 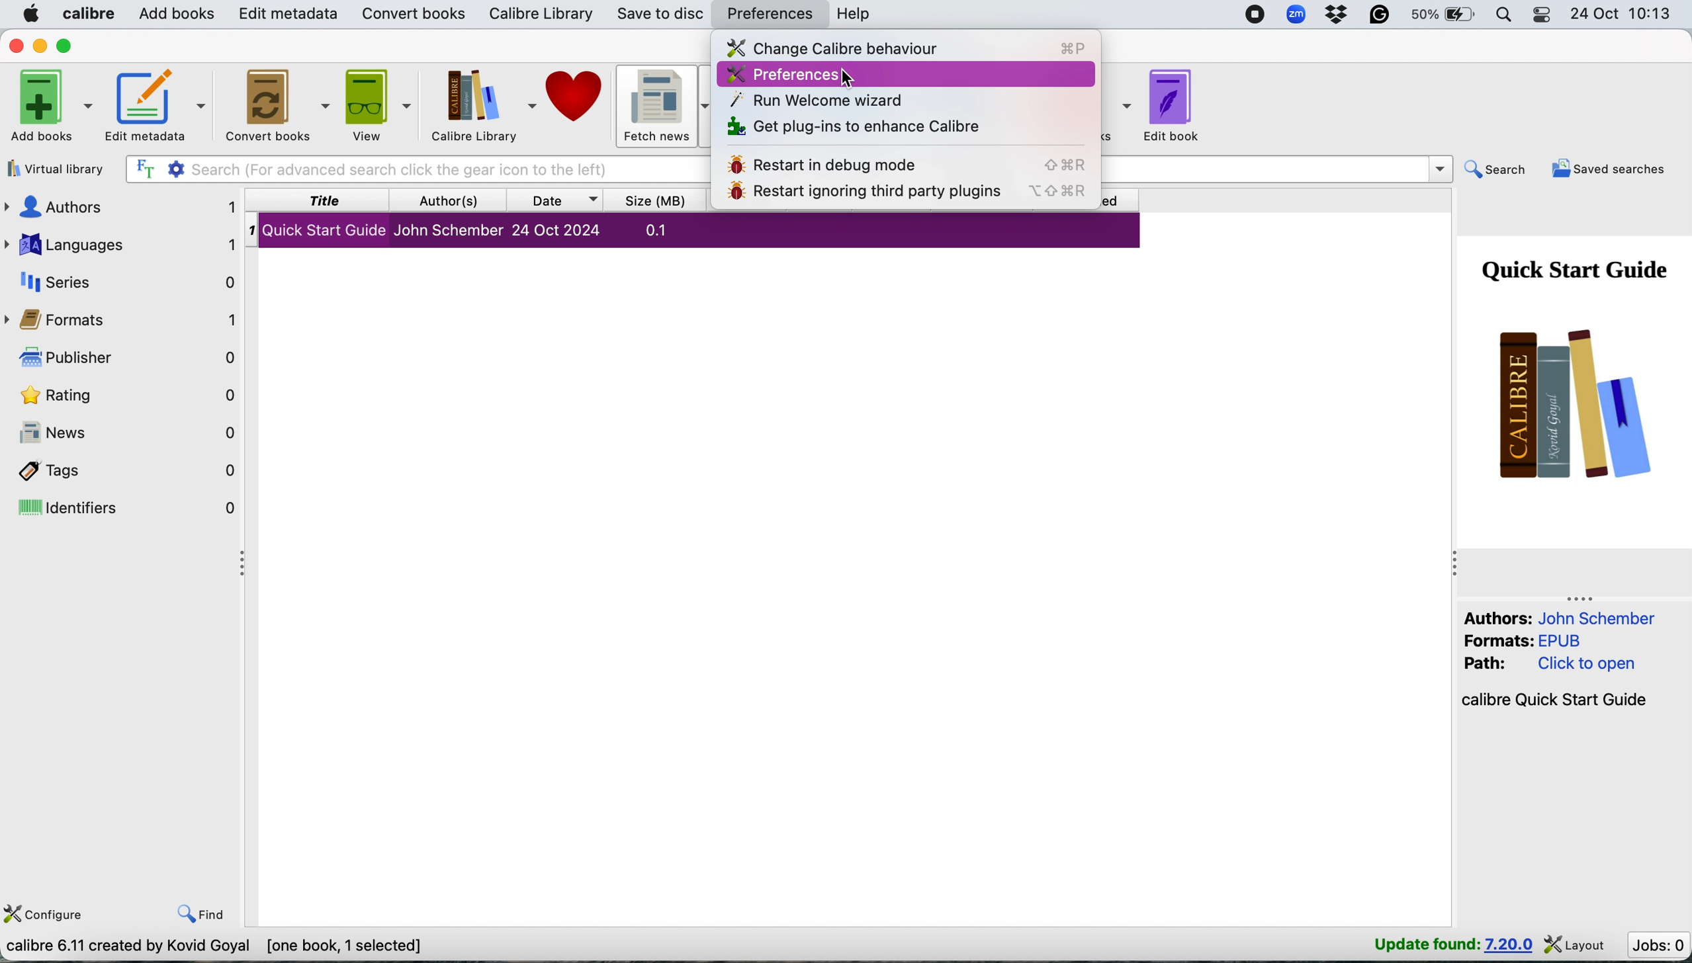 What do you see at coordinates (144, 169) in the screenshot?
I see `full text` at bounding box center [144, 169].